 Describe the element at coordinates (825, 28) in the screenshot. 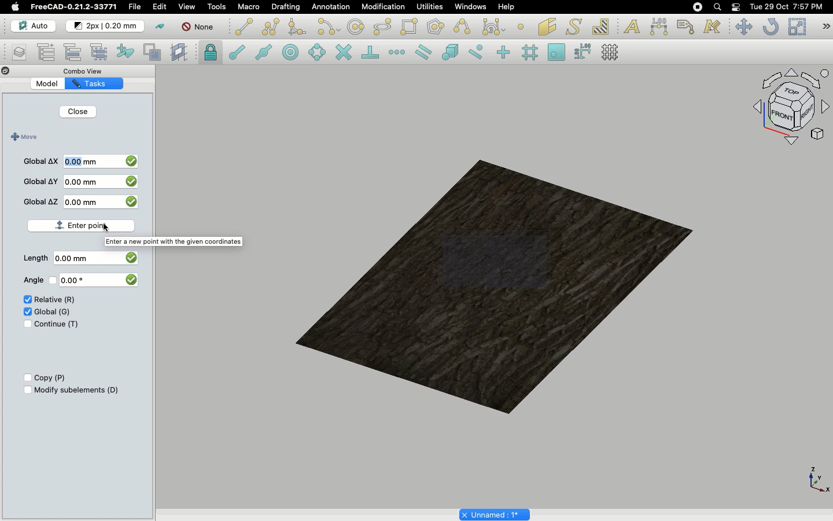

I see `Draft modification tools` at that location.